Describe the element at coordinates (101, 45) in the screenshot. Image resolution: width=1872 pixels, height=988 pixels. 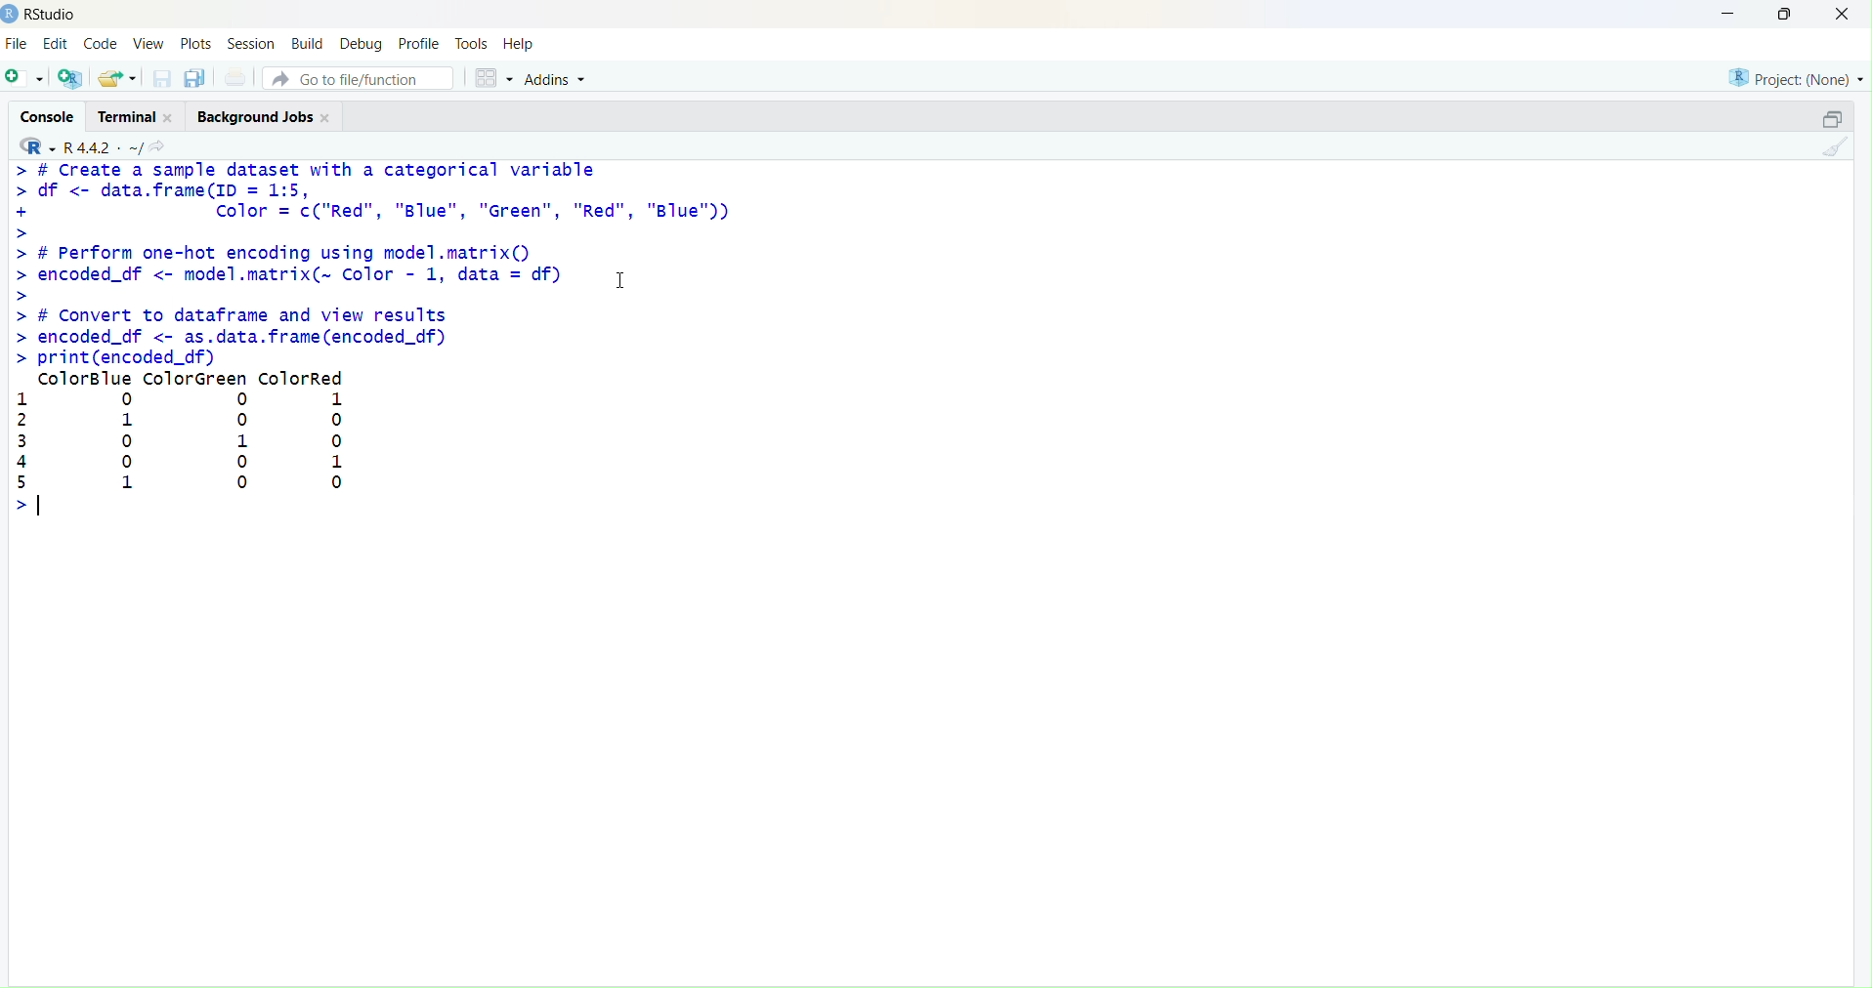
I see `code` at that location.